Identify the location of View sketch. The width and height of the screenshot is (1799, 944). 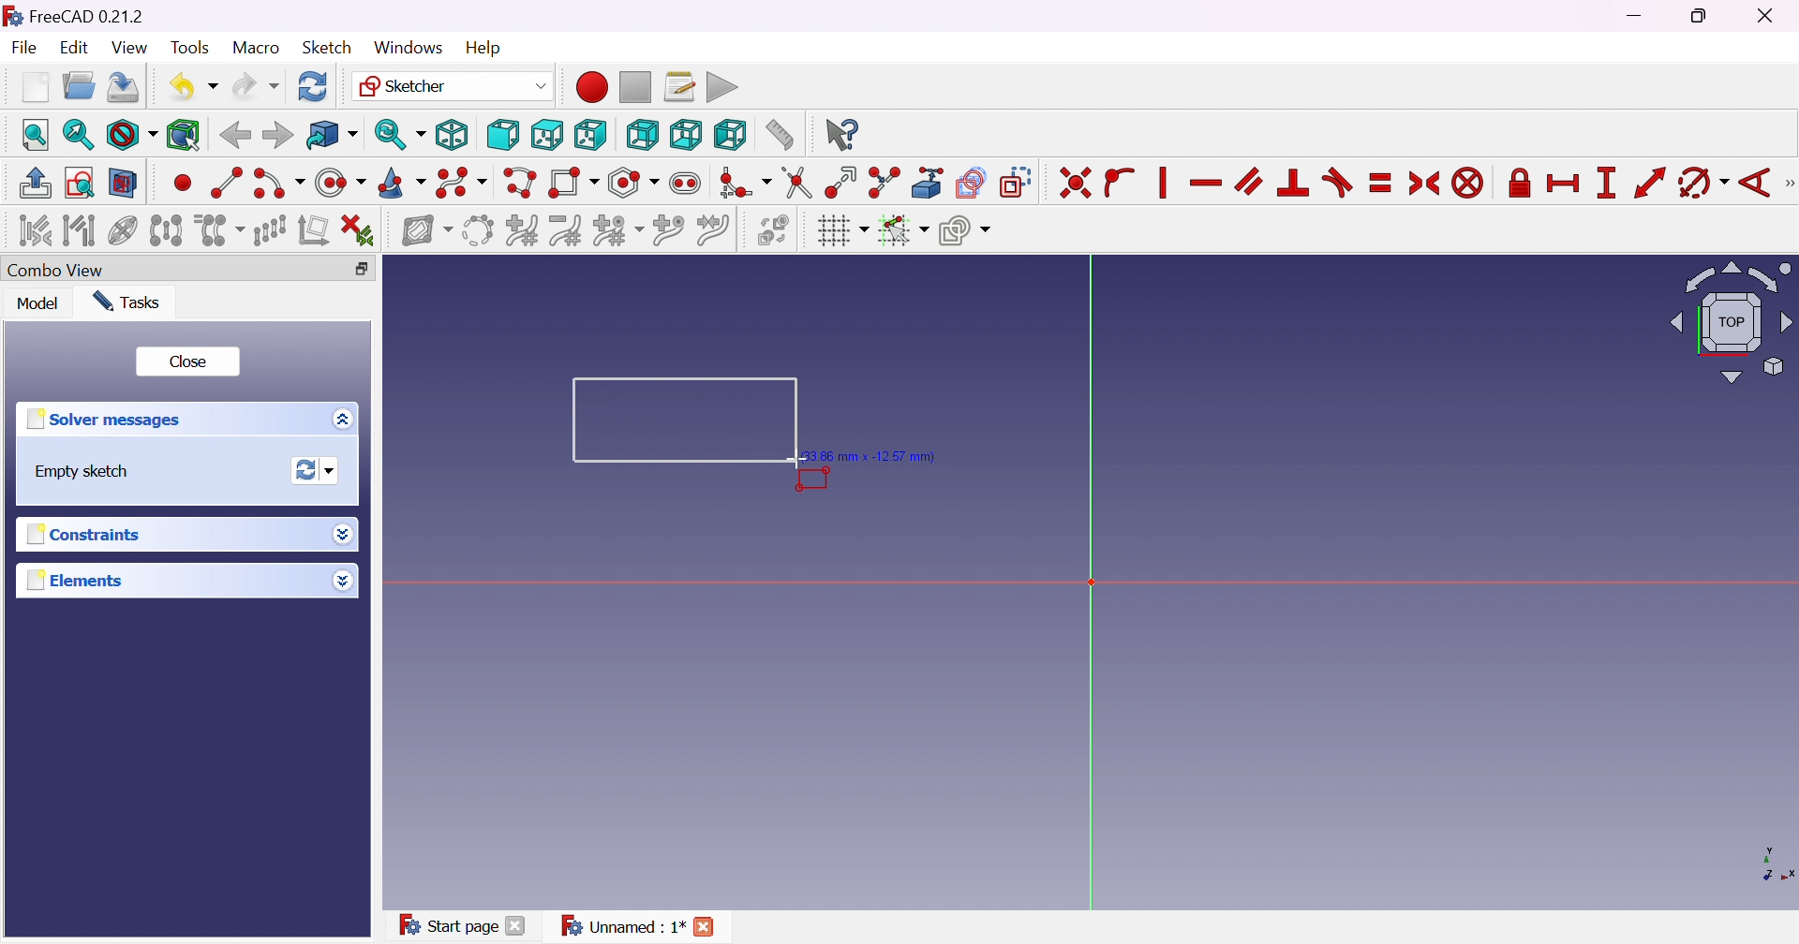
(79, 183).